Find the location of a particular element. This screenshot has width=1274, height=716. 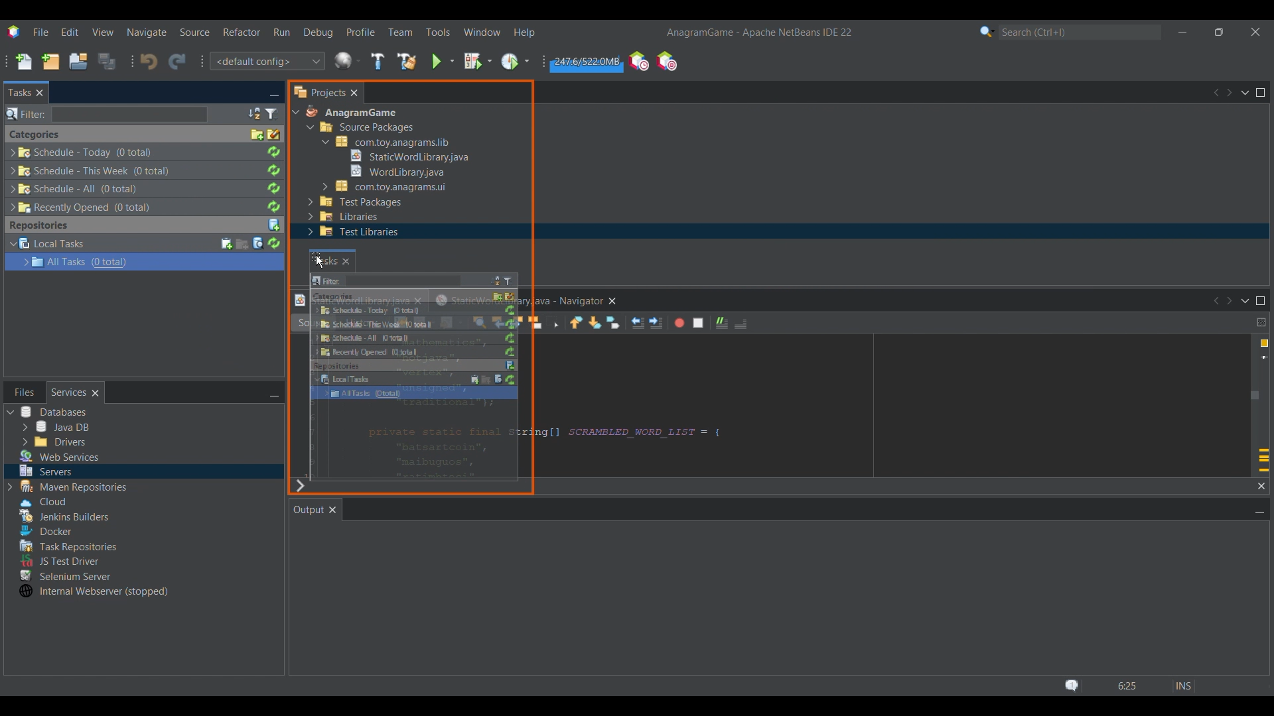

 is located at coordinates (388, 186).